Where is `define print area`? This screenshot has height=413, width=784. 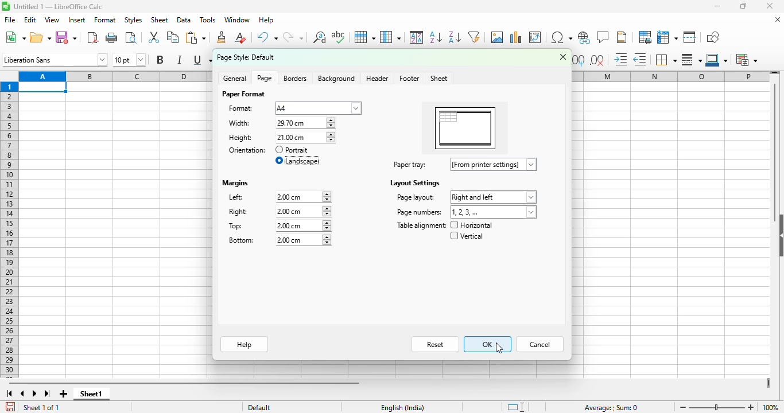 define print area is located at coordinates (645, 37).